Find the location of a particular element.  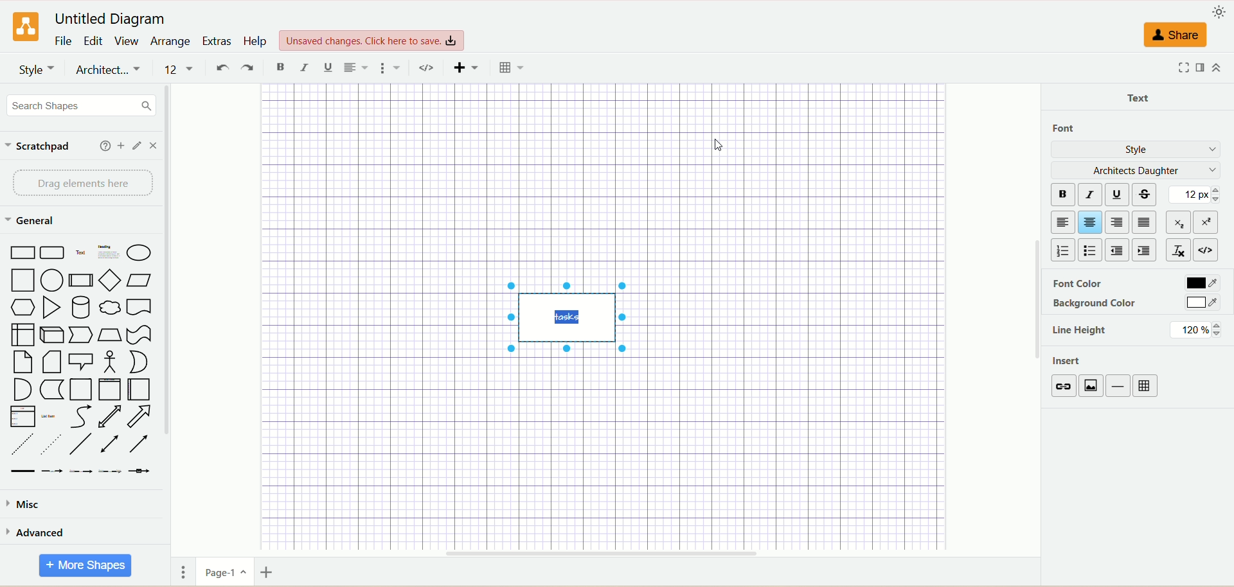

file is located at coordinates (65, 40).